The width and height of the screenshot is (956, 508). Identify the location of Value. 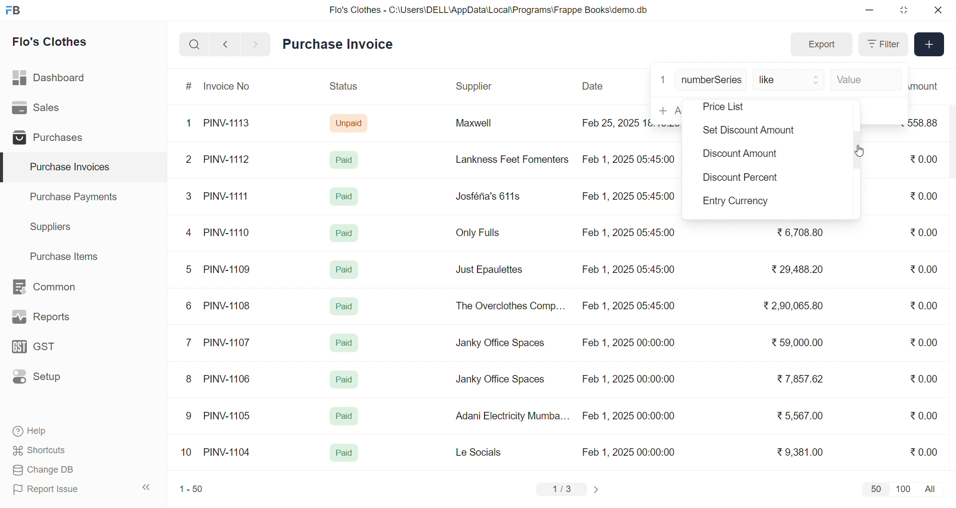
(864, 81).